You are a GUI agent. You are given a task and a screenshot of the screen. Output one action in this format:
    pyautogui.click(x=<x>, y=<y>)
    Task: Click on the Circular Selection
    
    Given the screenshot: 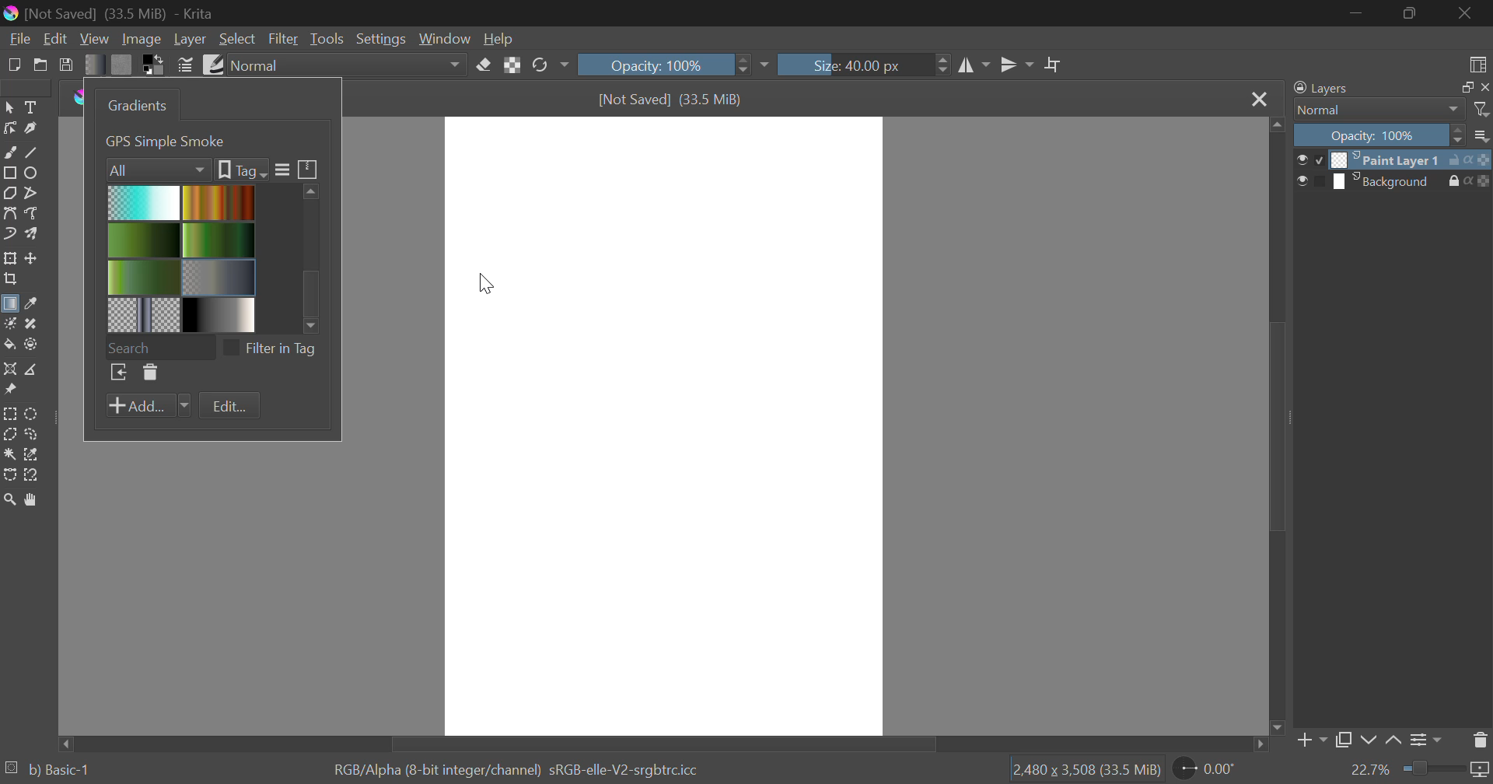 What is the action you would take?
    pyautogui.click(x=33, y=414)
    